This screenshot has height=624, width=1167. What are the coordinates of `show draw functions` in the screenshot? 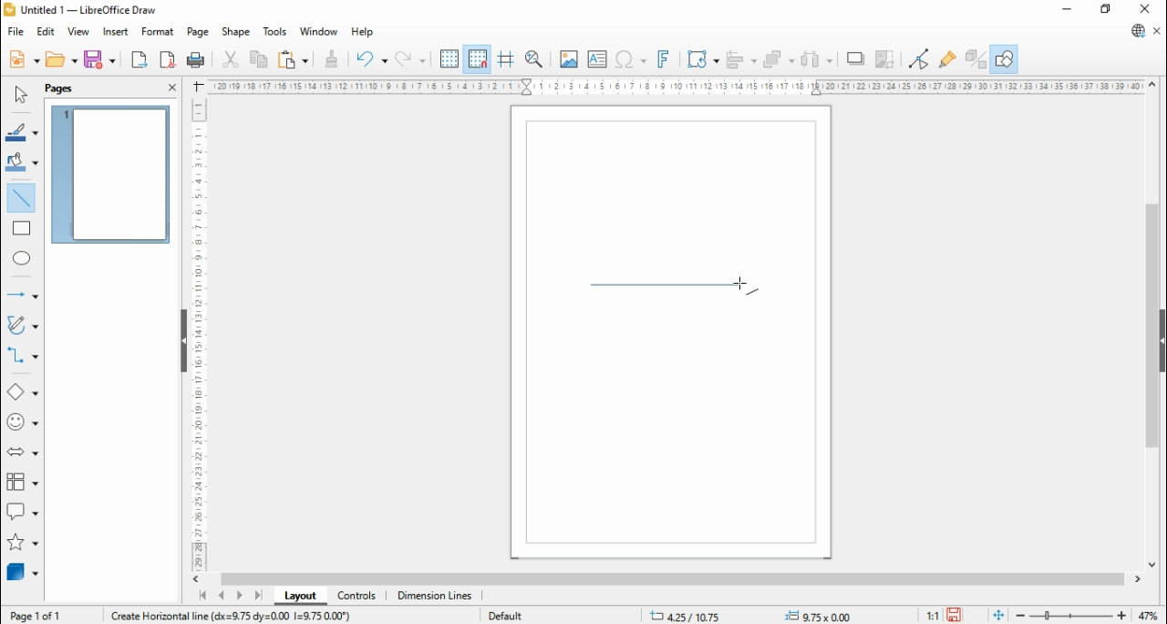 It's located at (1006, 58).